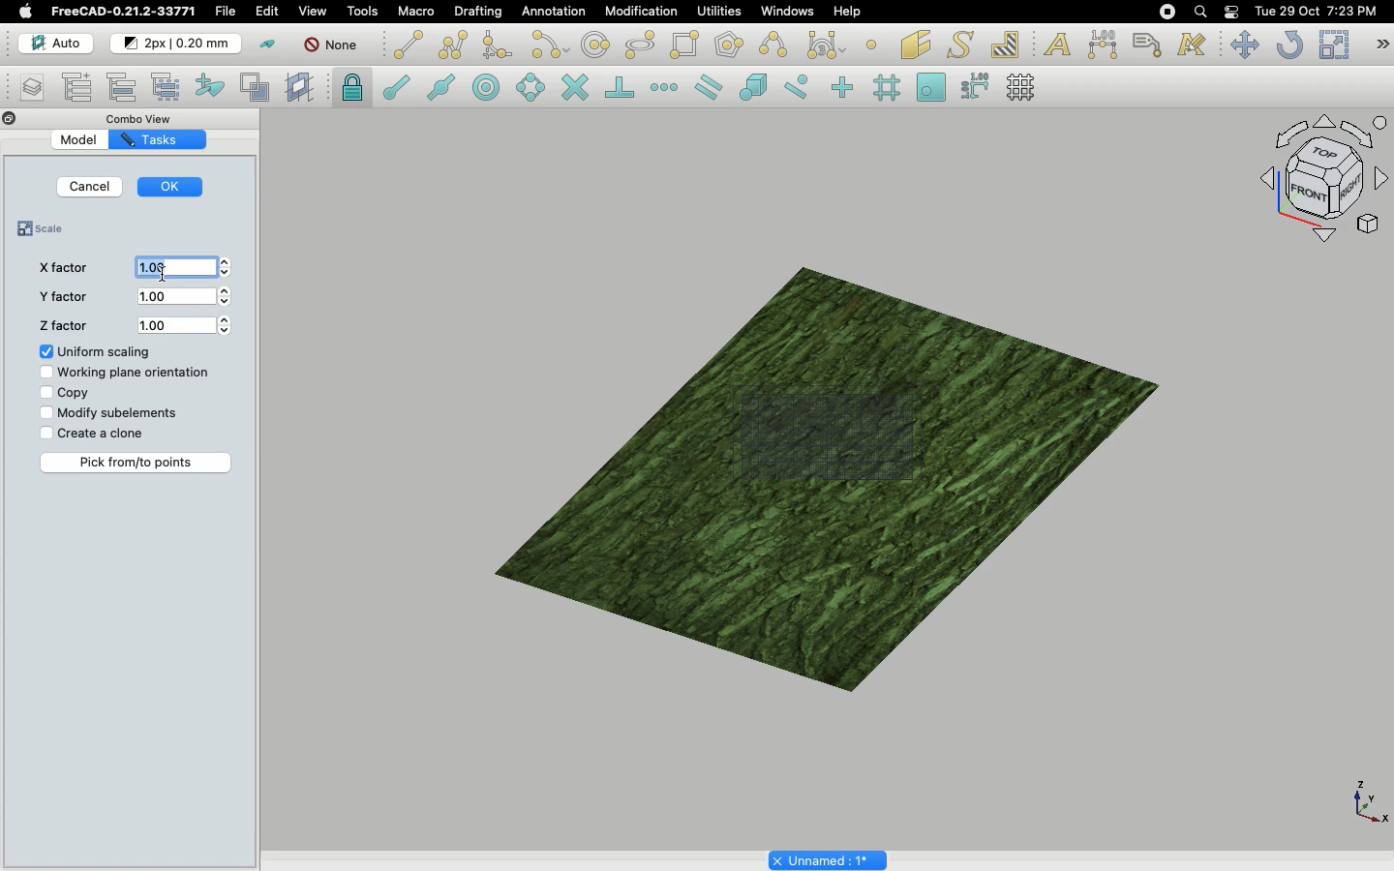 The image size is (1394, 871). What do you see at coordinates (417, 12) in the screenshot?
I see `Macro` at bounding box center [417, 12].